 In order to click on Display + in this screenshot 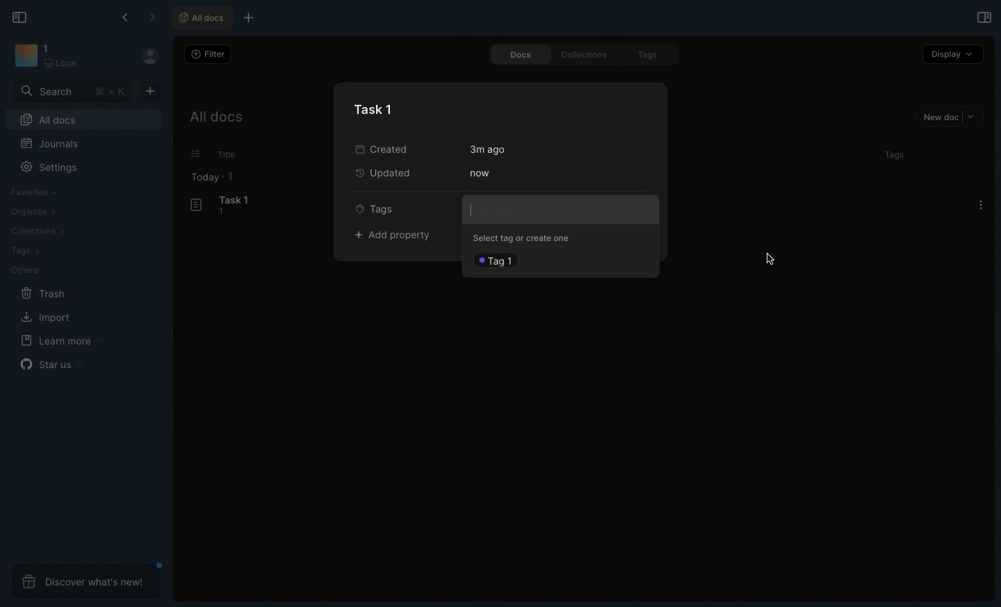, I will do `click(952, 56)`.